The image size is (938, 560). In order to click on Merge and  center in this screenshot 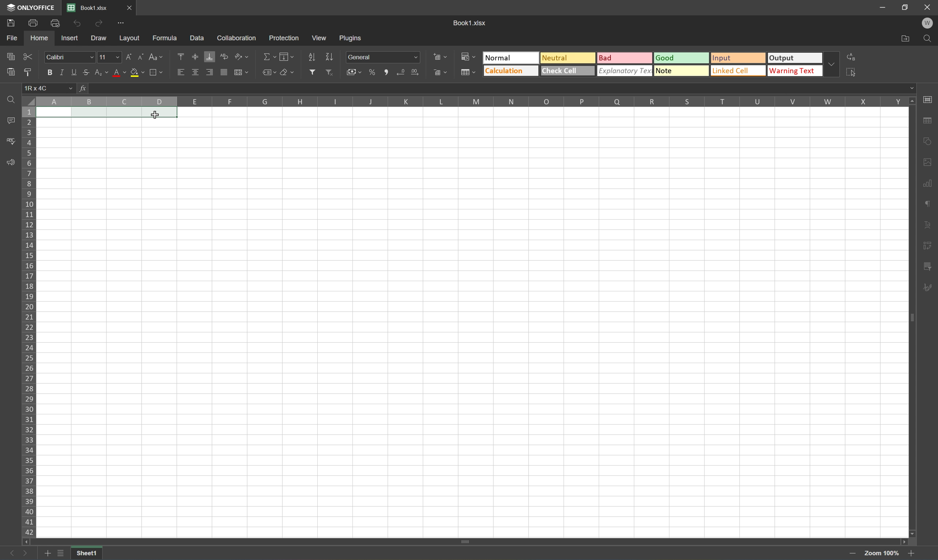, I will do `click(241, 74)`.